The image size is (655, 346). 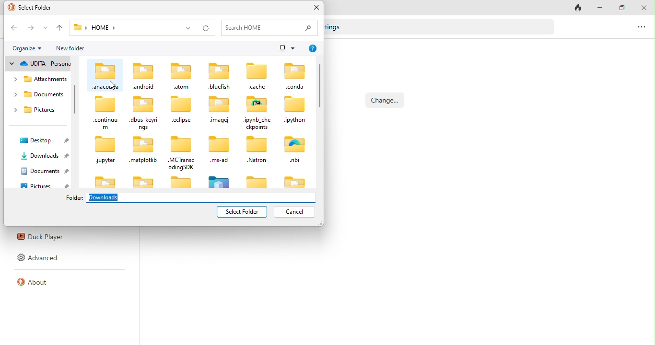 I want to click on .Natron, so click(x=257, y=150).